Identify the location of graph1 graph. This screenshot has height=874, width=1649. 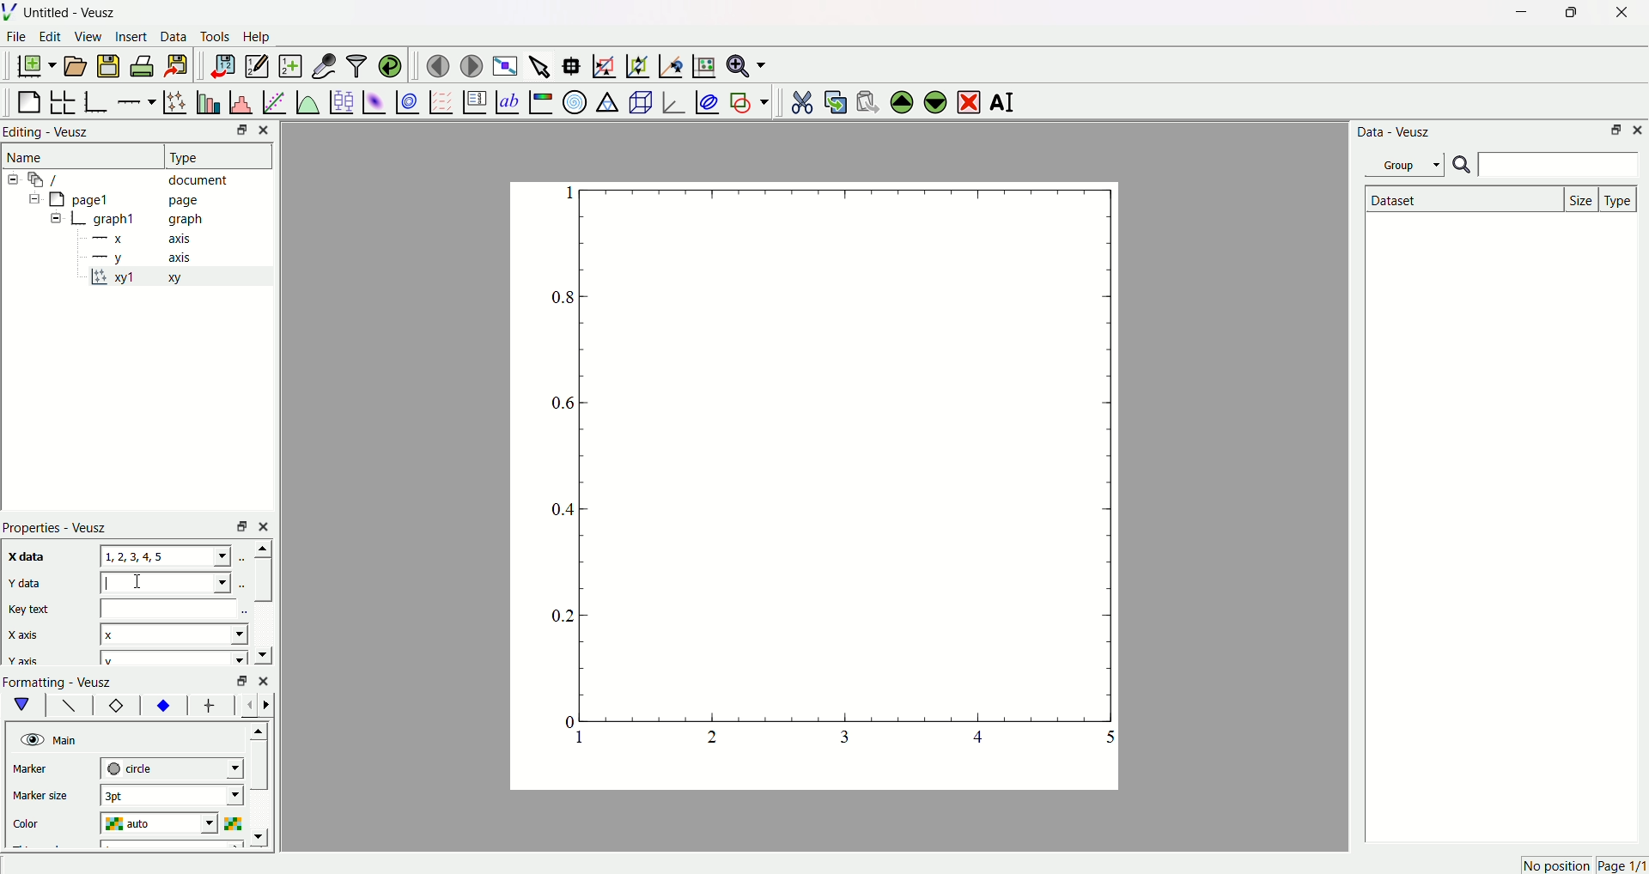
(149, 220).